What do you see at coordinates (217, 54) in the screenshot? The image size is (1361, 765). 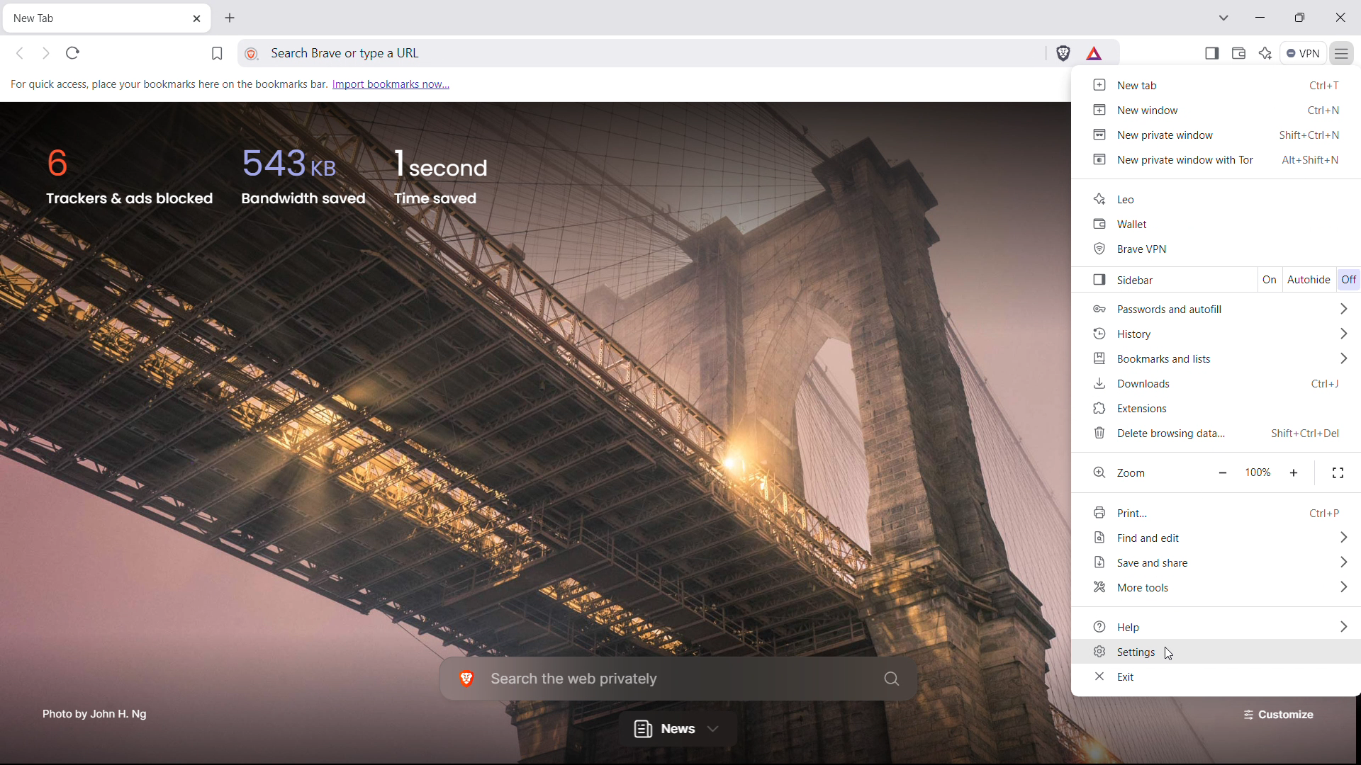 I see `bookmark this tab` at bounding box center [217, 54].